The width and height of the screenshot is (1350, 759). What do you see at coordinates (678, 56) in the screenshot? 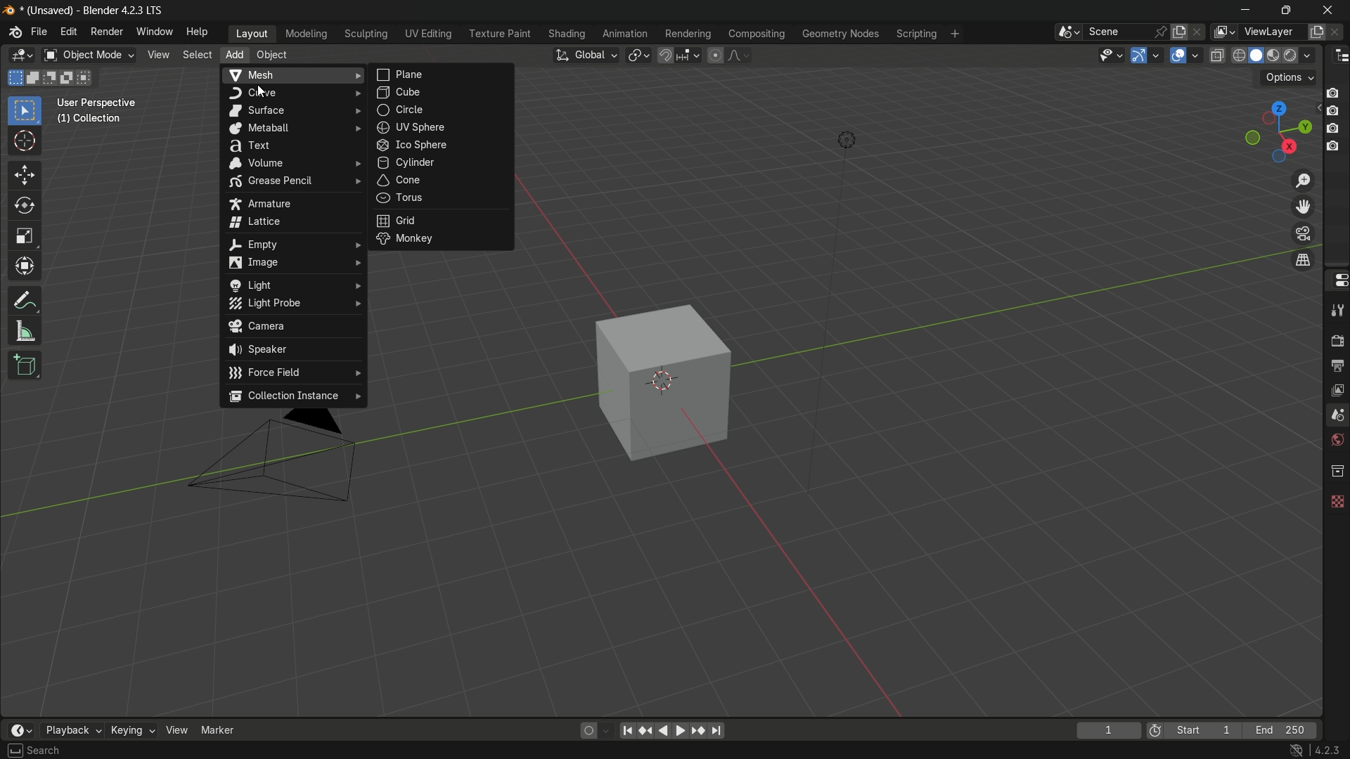
I see `snap` at bounding box center [678, 56].